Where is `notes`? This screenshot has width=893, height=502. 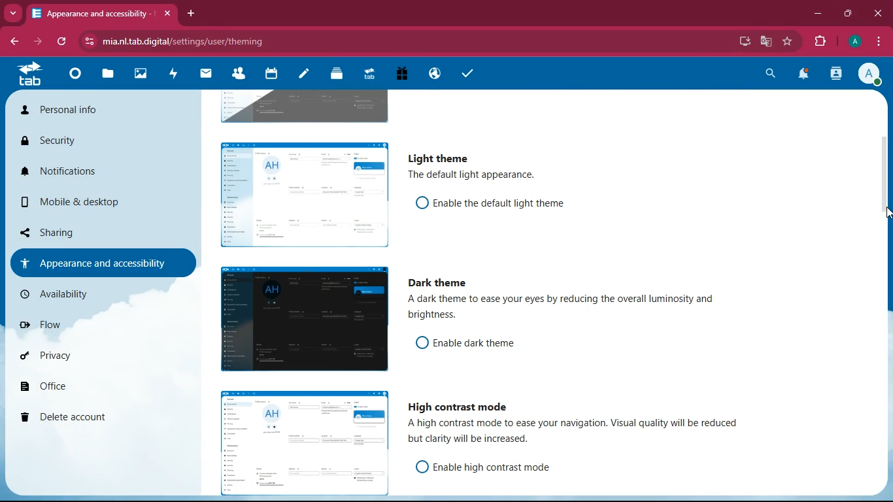 notes is located at coordinates (301, 75).